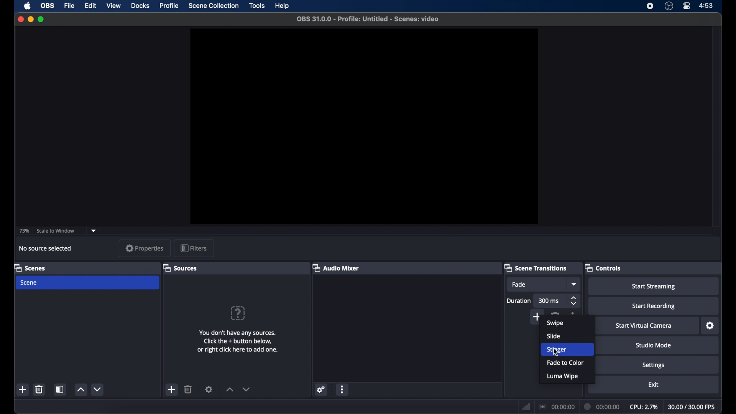 The width and height of the screenshot is (736, 414). Describe the element at coordinates (574, 301) in the screenshot. I see `stepper buttons` at that location.